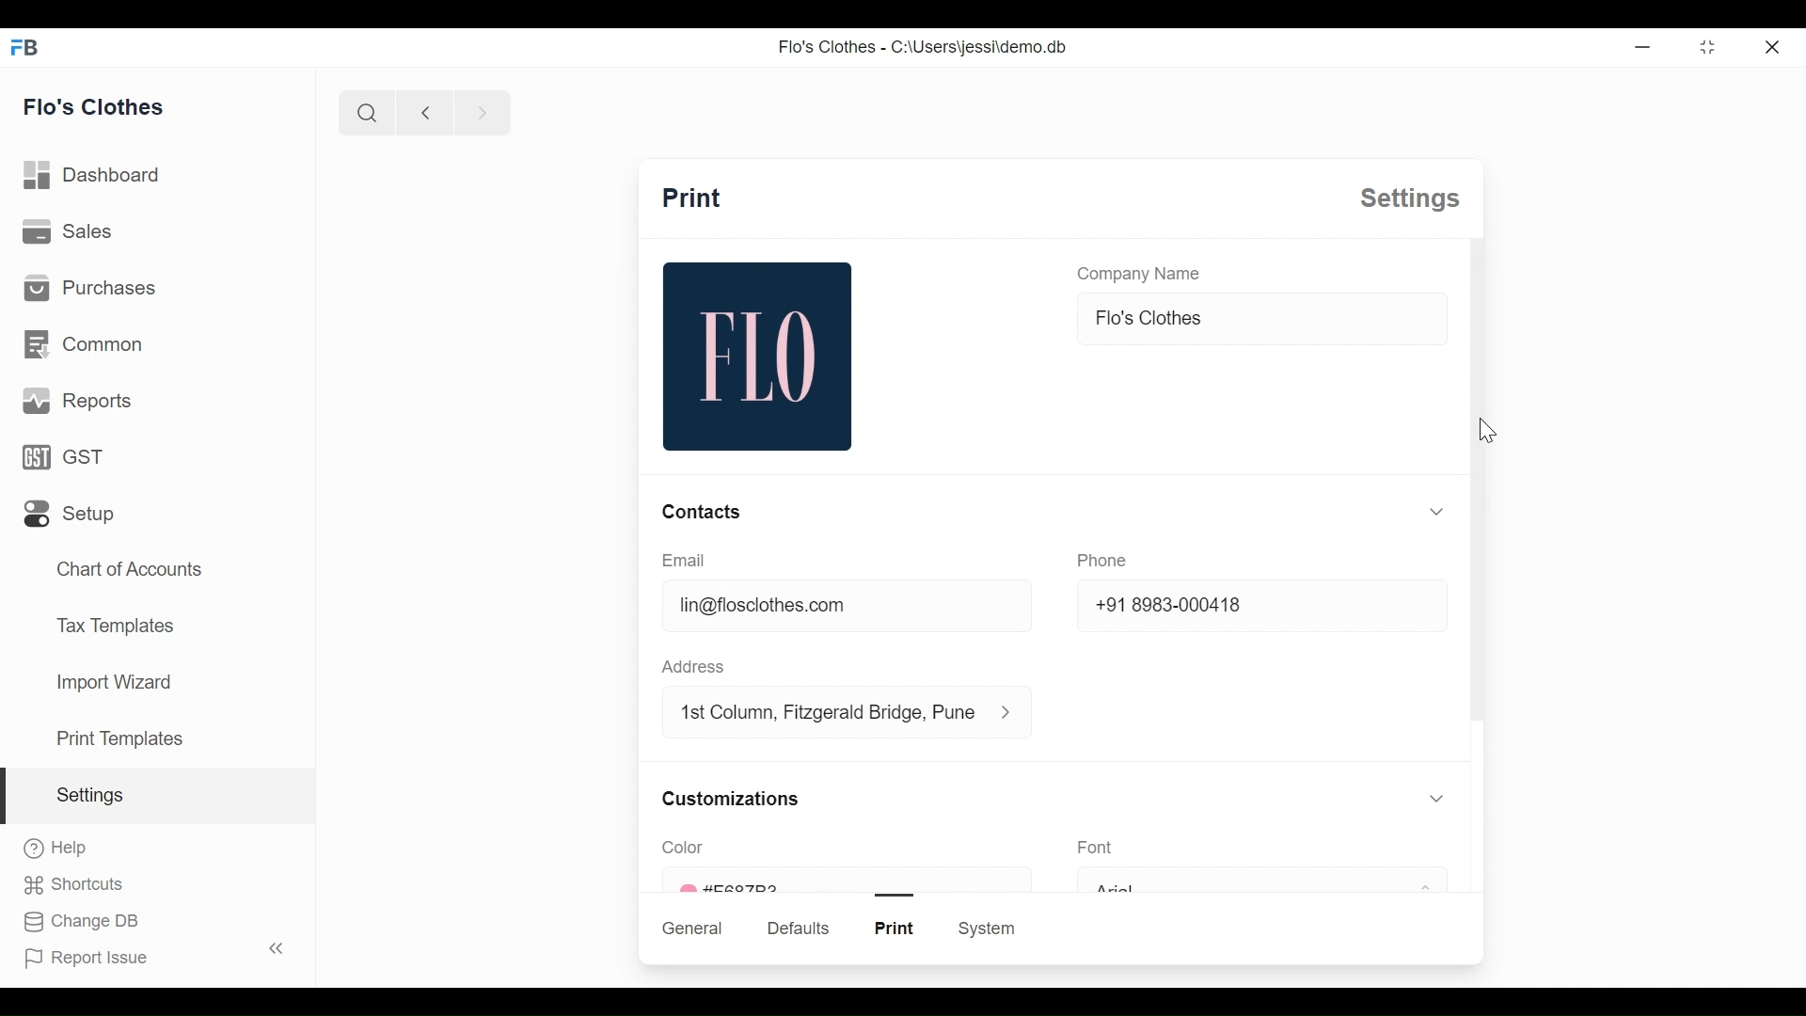  I want to click on help, so click(56, 848).